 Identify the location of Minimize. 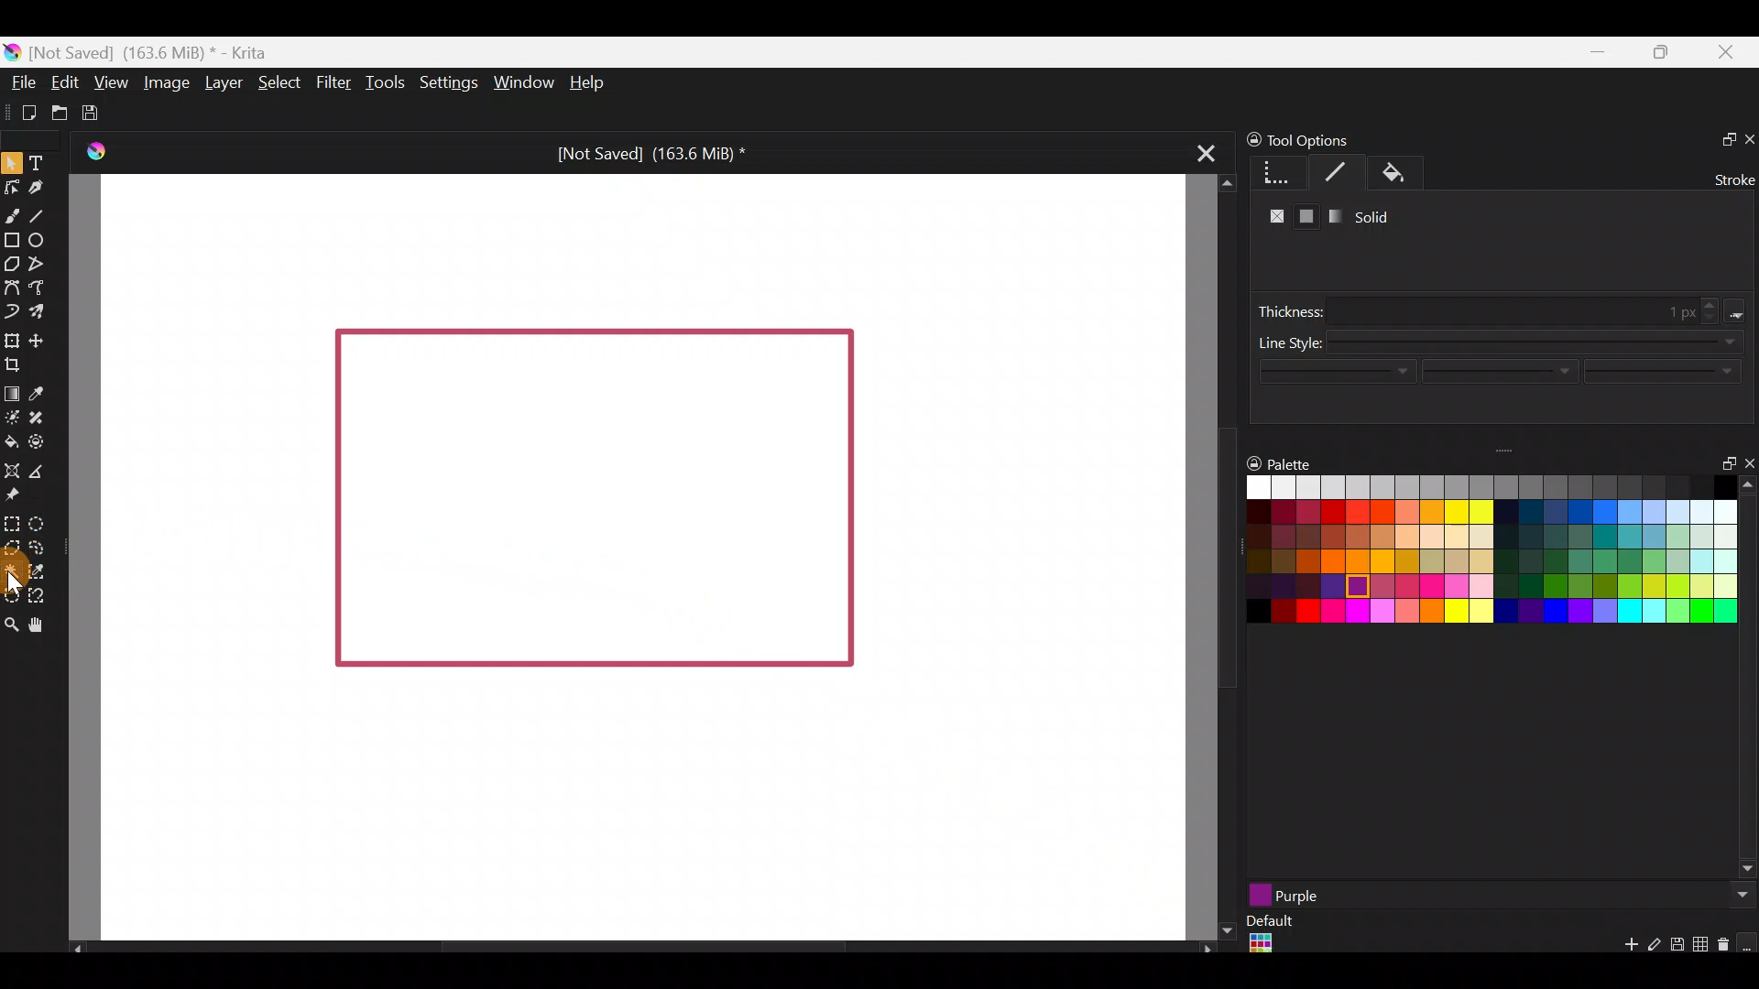
(1598, 53).